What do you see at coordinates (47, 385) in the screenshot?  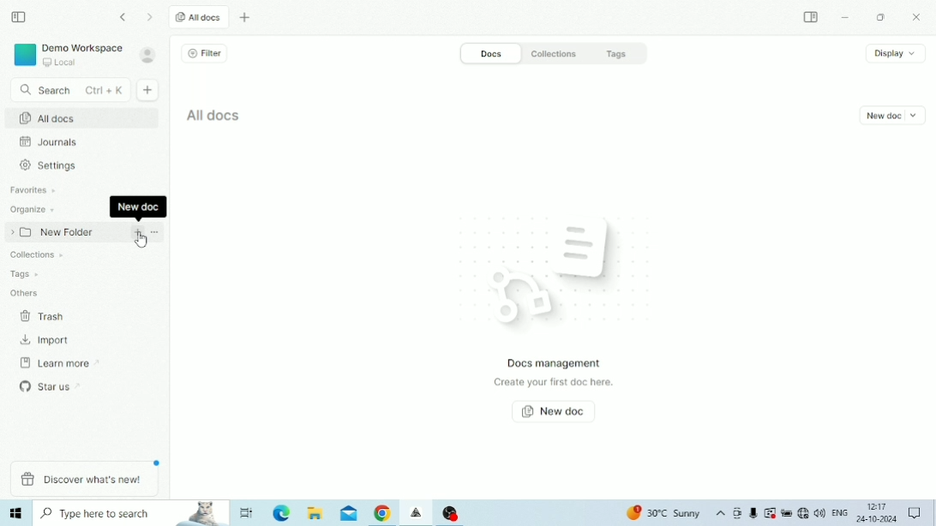 I see `Star us` at bounding box center [47, 385].